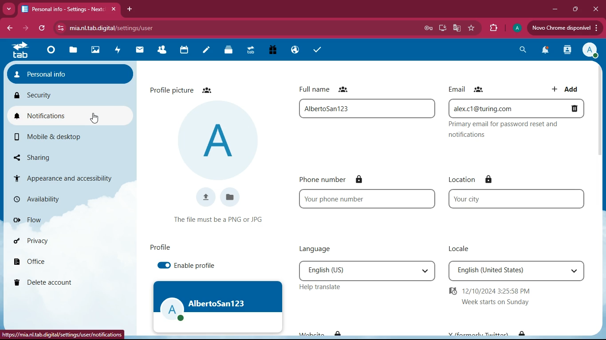 The image size is (606, 340). What do you see at coordinates (63, 220) in the screenshot?
I see `flow` at bounding box center [63, 220].